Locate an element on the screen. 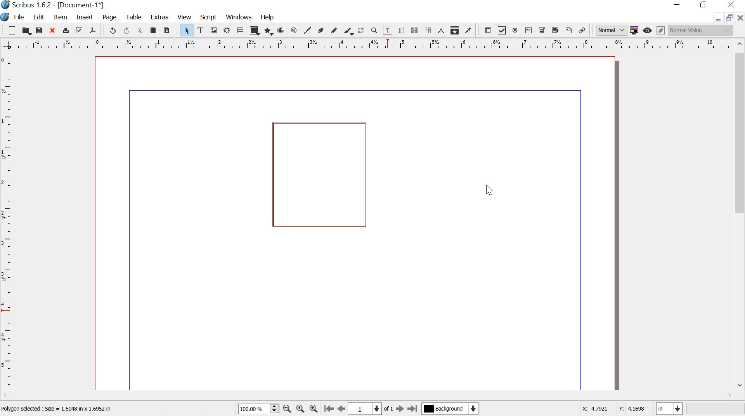  copy is located at coordinates (153, 31).